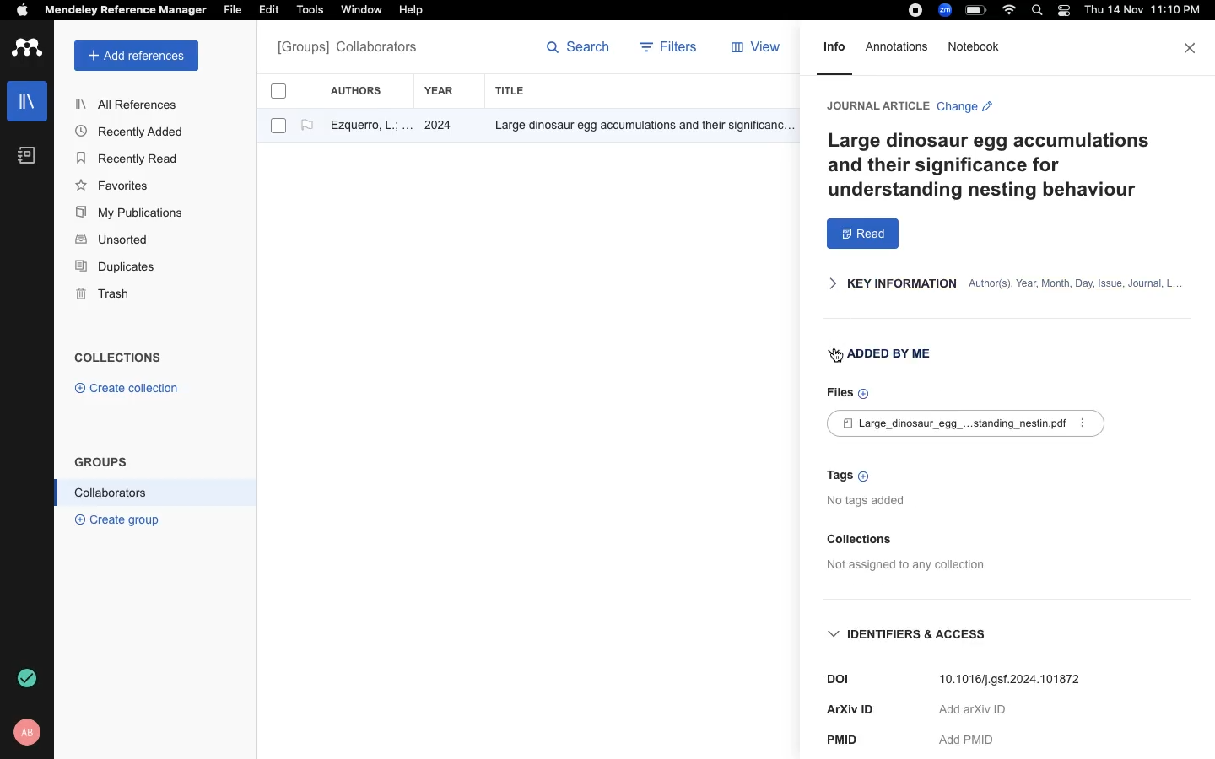  I want to click on light/dark mode, so click(1063, 10).